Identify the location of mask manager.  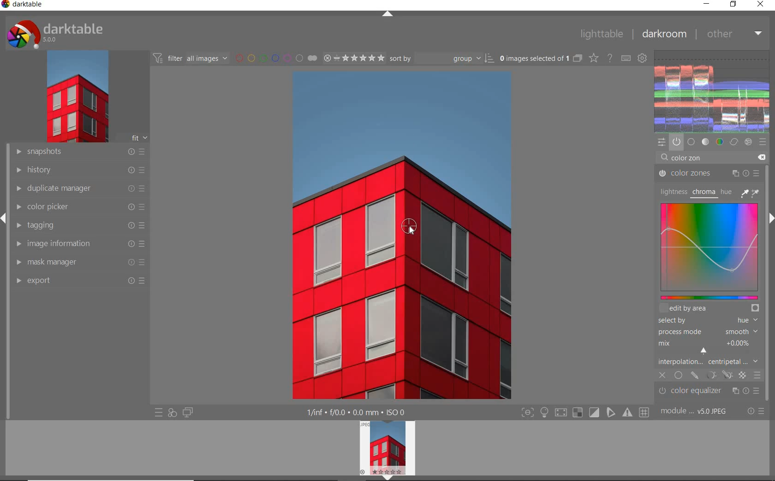
(79, 262).